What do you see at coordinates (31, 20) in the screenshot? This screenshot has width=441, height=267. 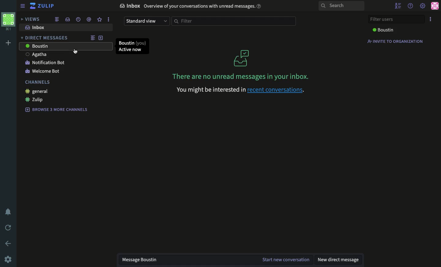 I see `views` at bounding box center [31, 20].